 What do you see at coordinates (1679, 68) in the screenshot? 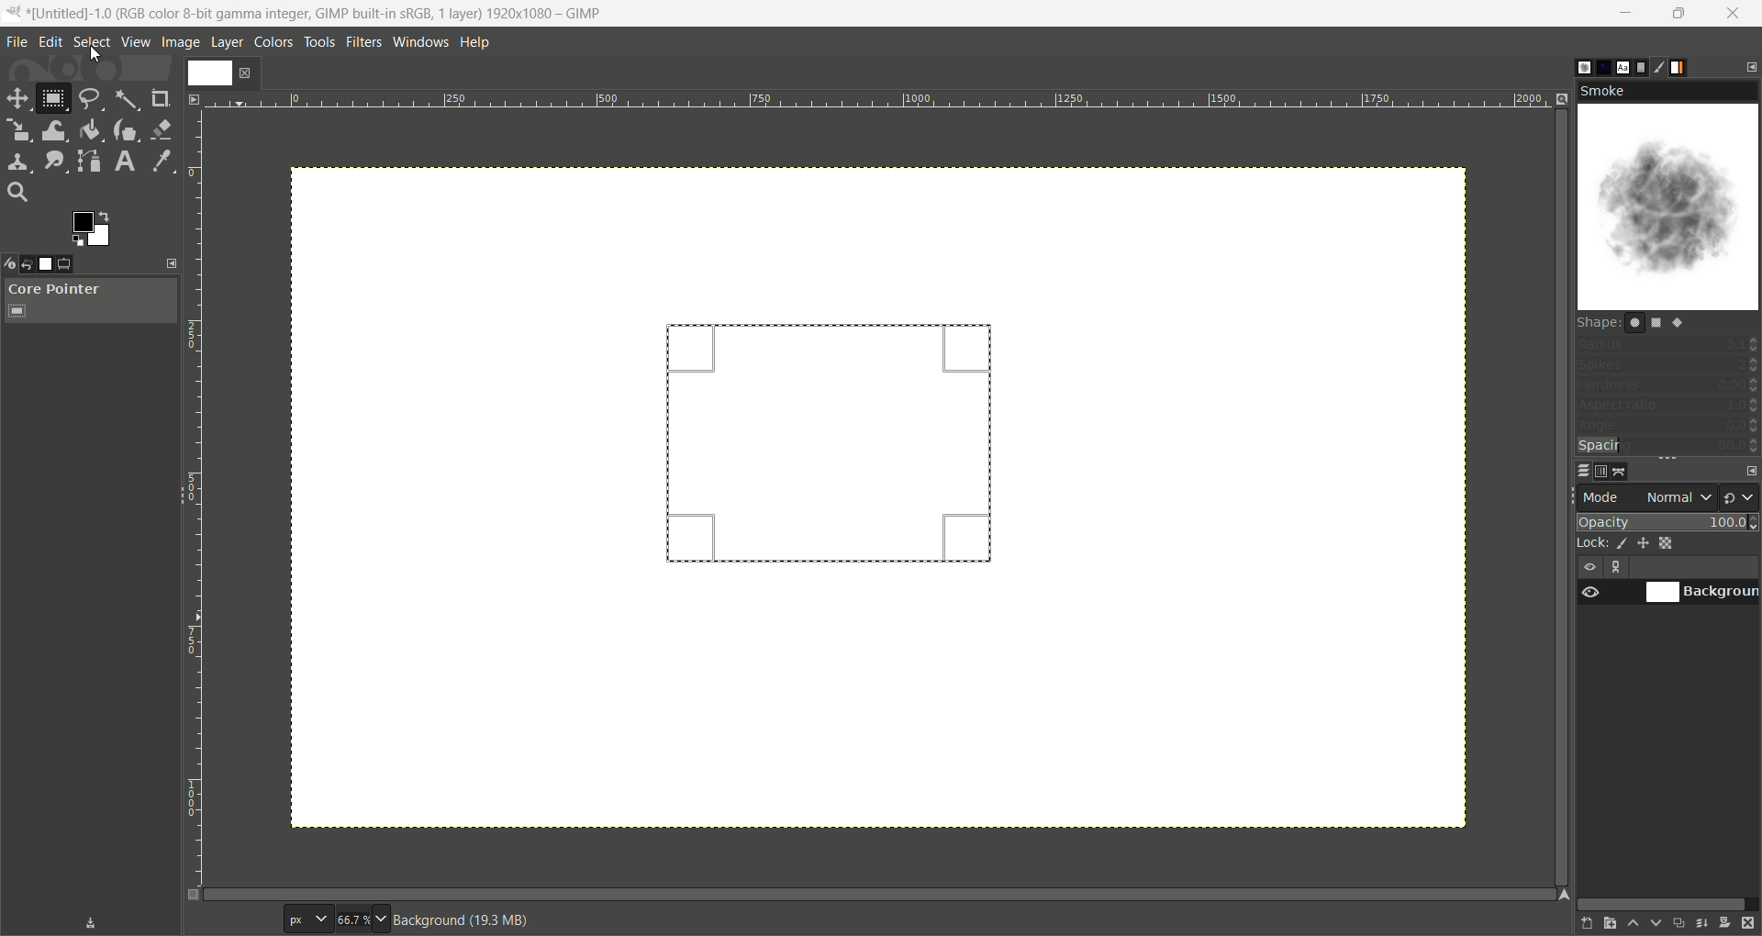
I see `gradient` at bounding box center [1679, 68].